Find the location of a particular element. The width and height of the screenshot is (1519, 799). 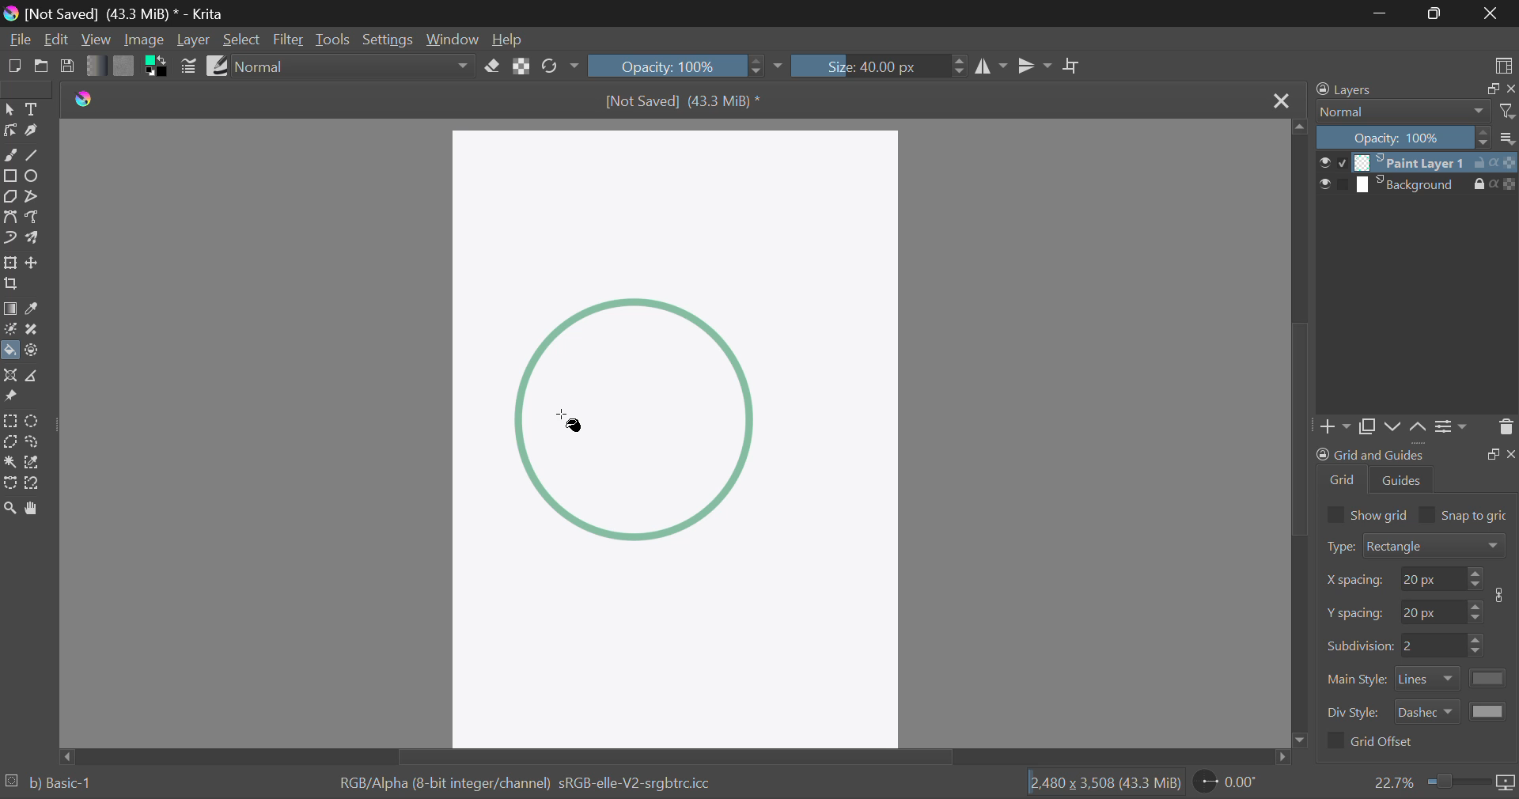

Movement of Layers is located at coordinates (1408, 428).